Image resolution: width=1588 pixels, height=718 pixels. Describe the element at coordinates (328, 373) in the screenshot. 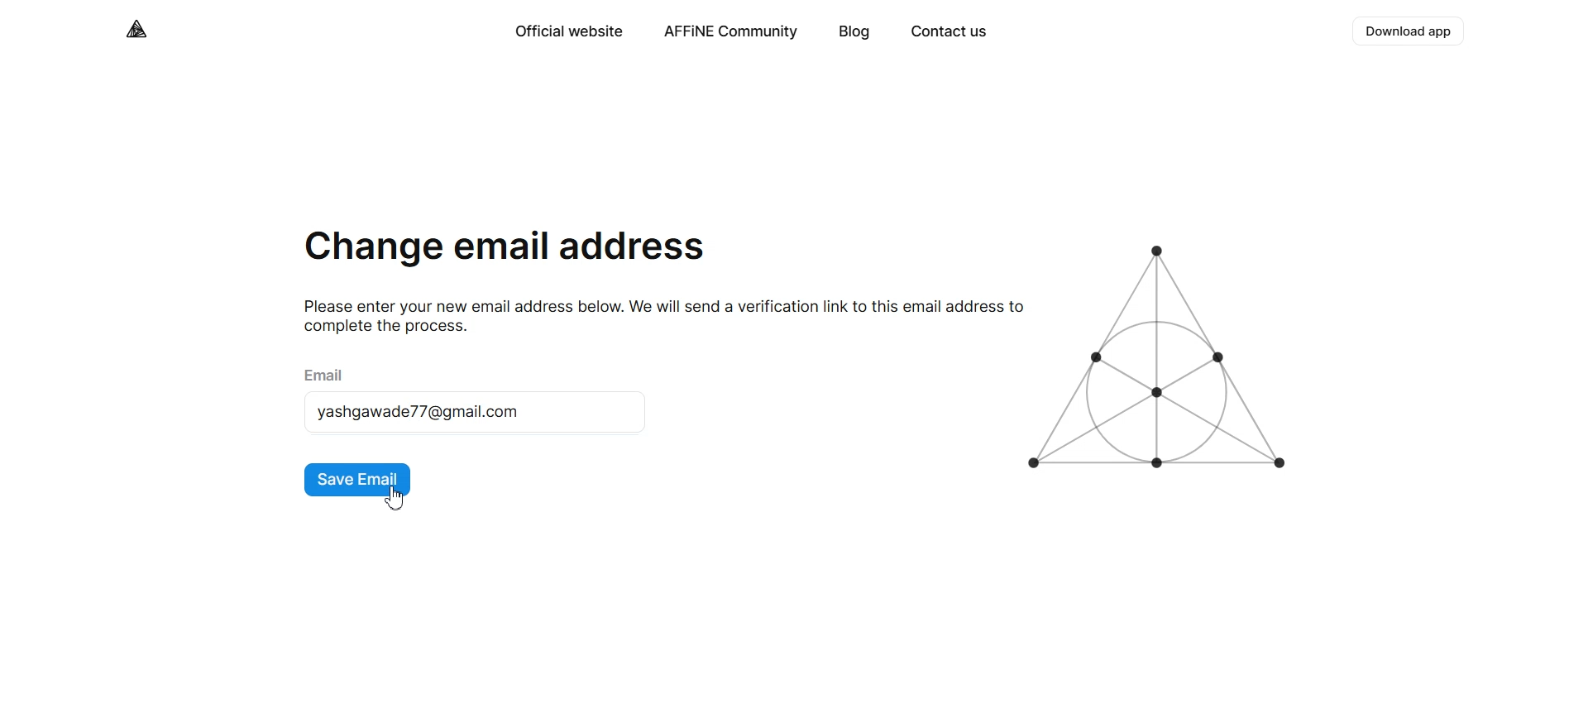

I see `email` at that location.